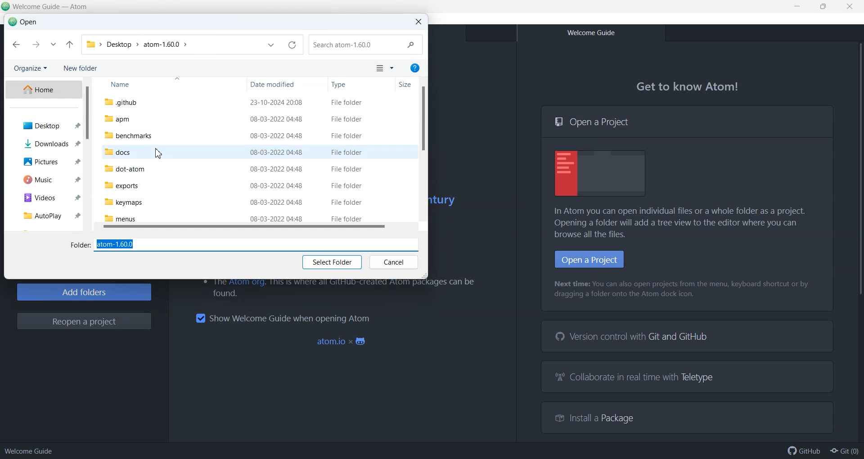 This screenshot has width=864, height=459. What do you see at coordinates (635, 378) in the screenshot?
I see `Collaborate in real time with Teletype` at bounding box center [635, 378].